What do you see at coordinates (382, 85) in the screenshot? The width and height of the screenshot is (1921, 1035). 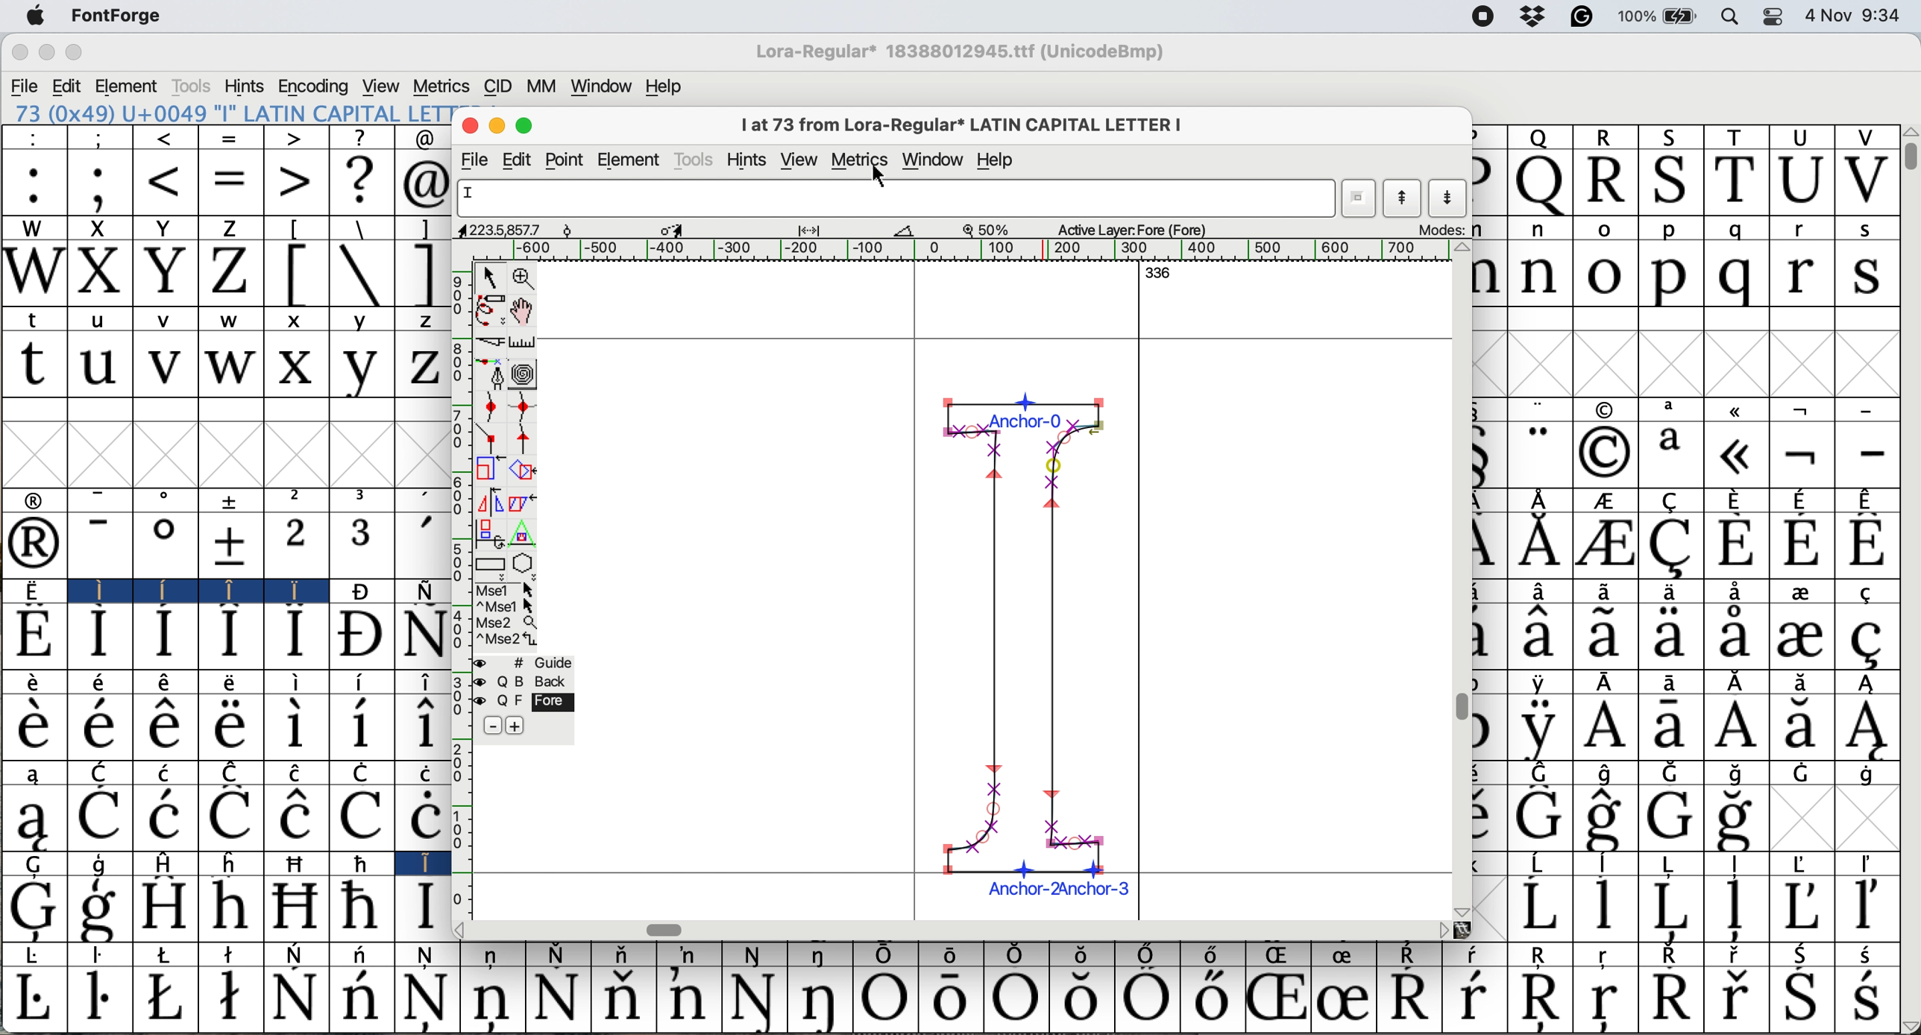 I see `view` at bounding box center [382, 85].